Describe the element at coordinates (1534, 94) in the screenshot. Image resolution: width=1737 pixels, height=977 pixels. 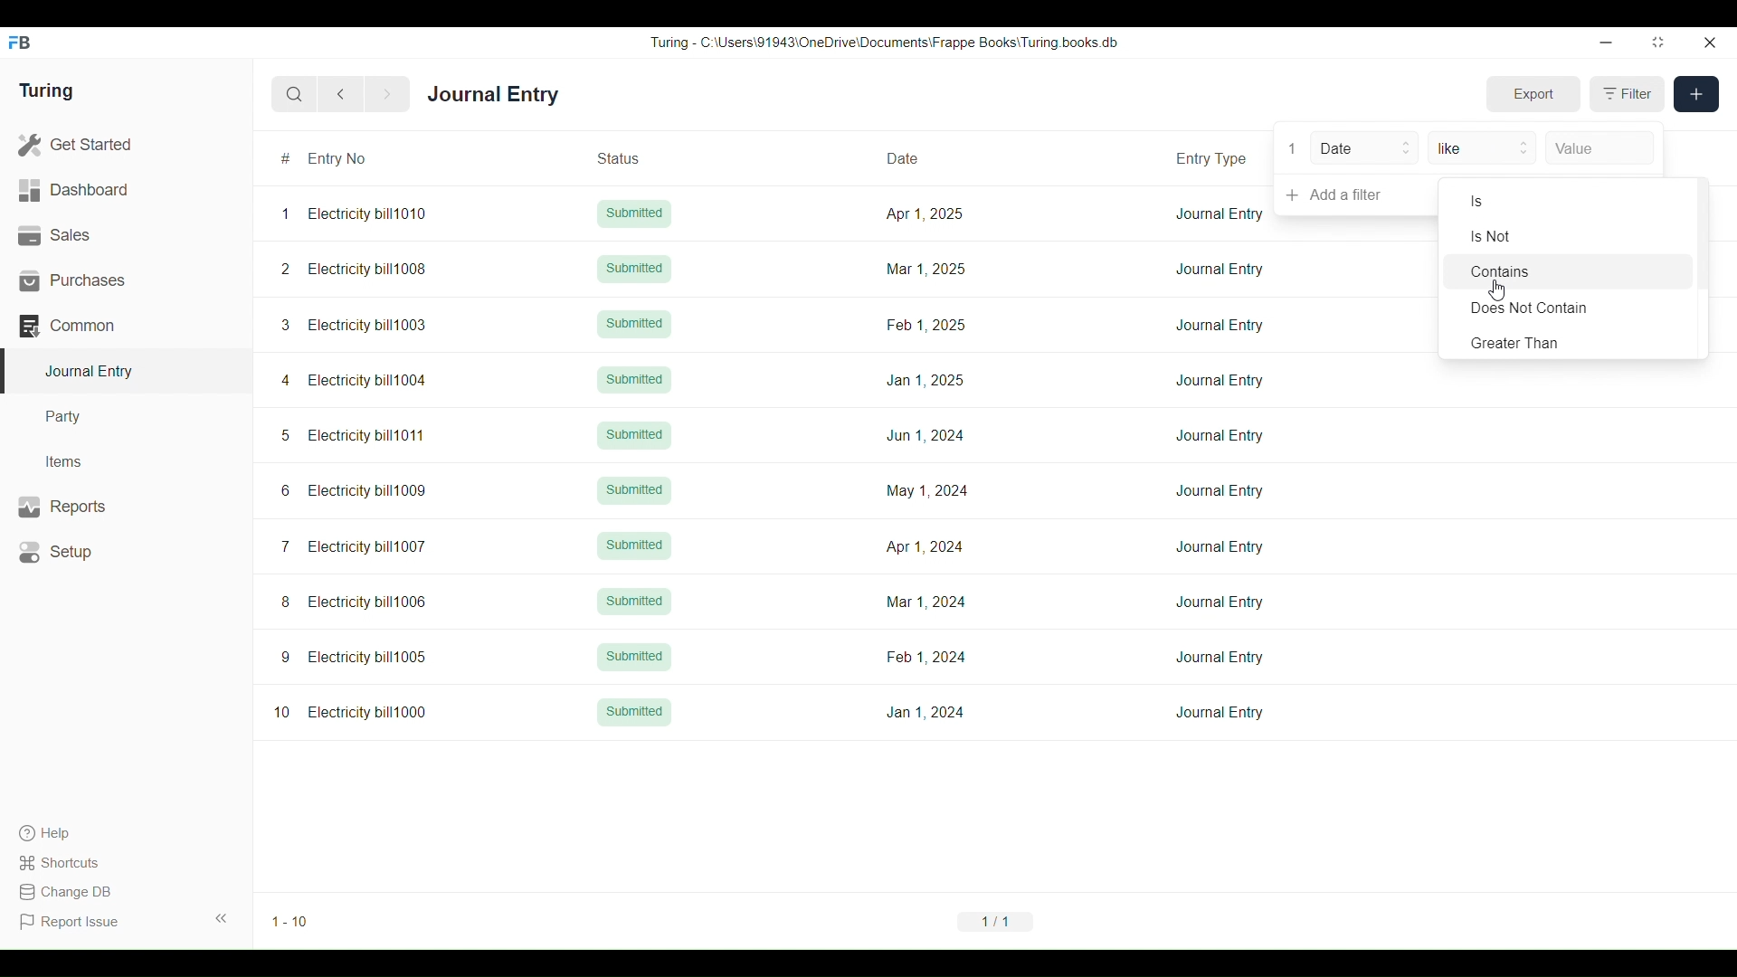
I see `Export` at that location.